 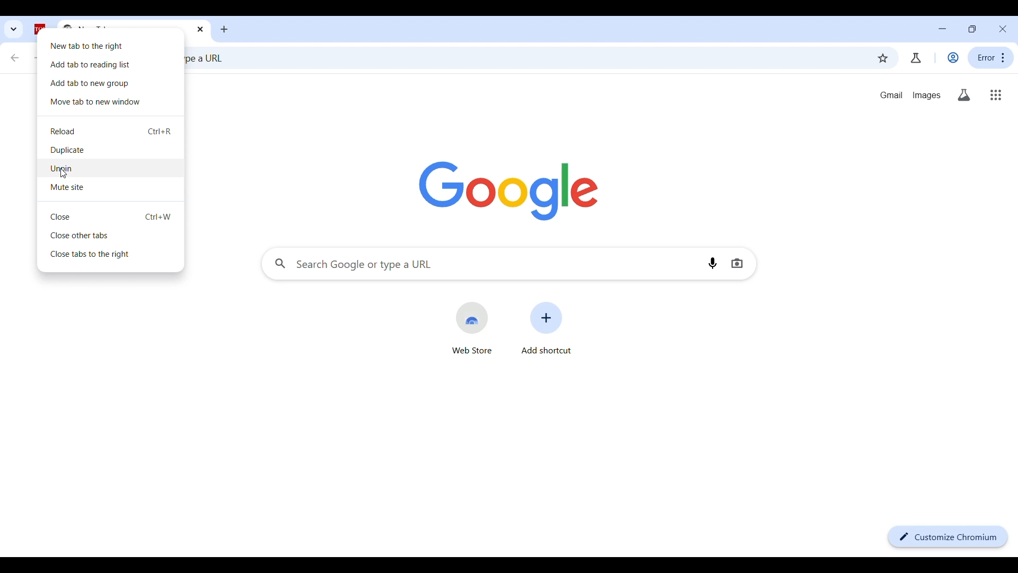 What do you see at coordinates (200, 29) in the screenshot?
I see `Close current tab` at bounding box center [200, 29].